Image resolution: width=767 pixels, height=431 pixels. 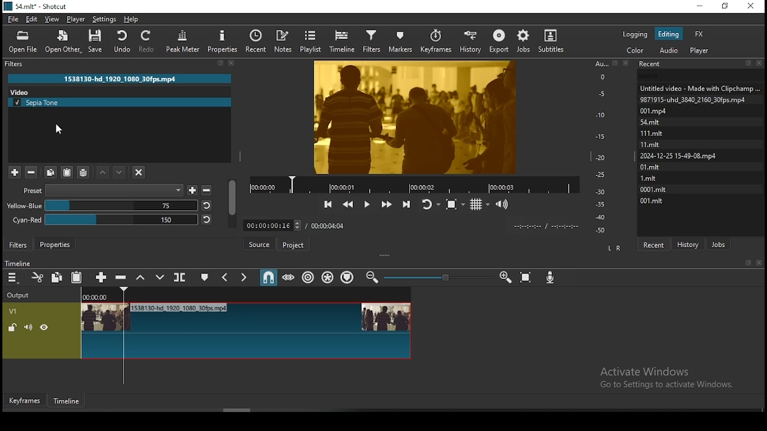 I want to click on record audio, so click(x=551, y=277).